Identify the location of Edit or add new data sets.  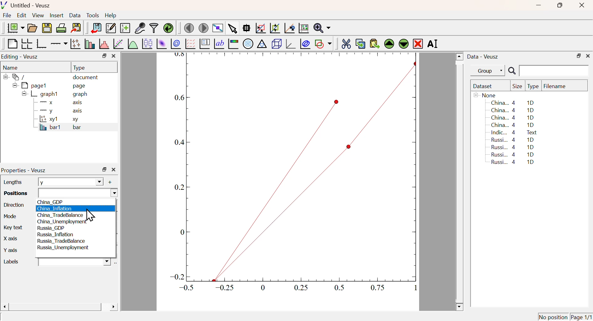
(110, 28).